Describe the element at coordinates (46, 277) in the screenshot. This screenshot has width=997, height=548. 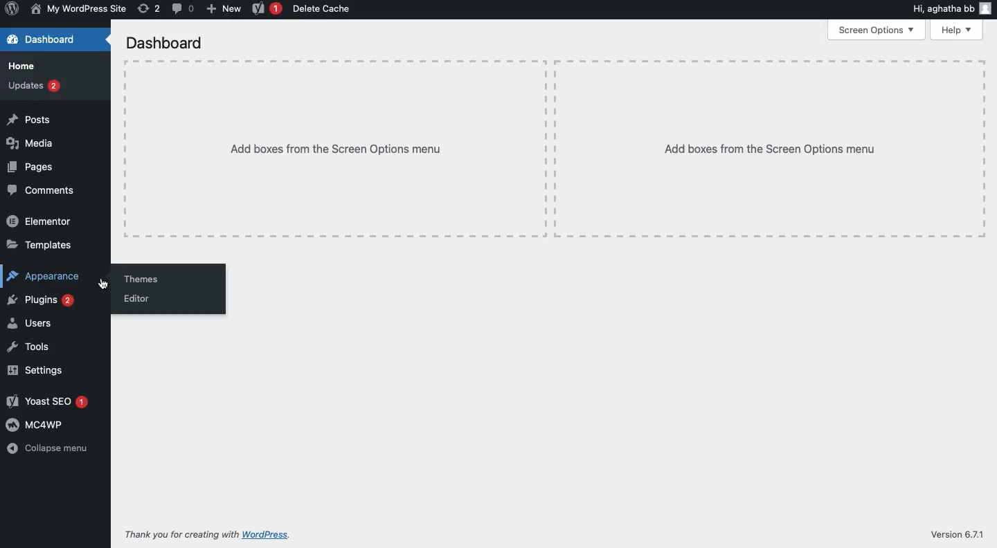
I see `Appearance` at that location.